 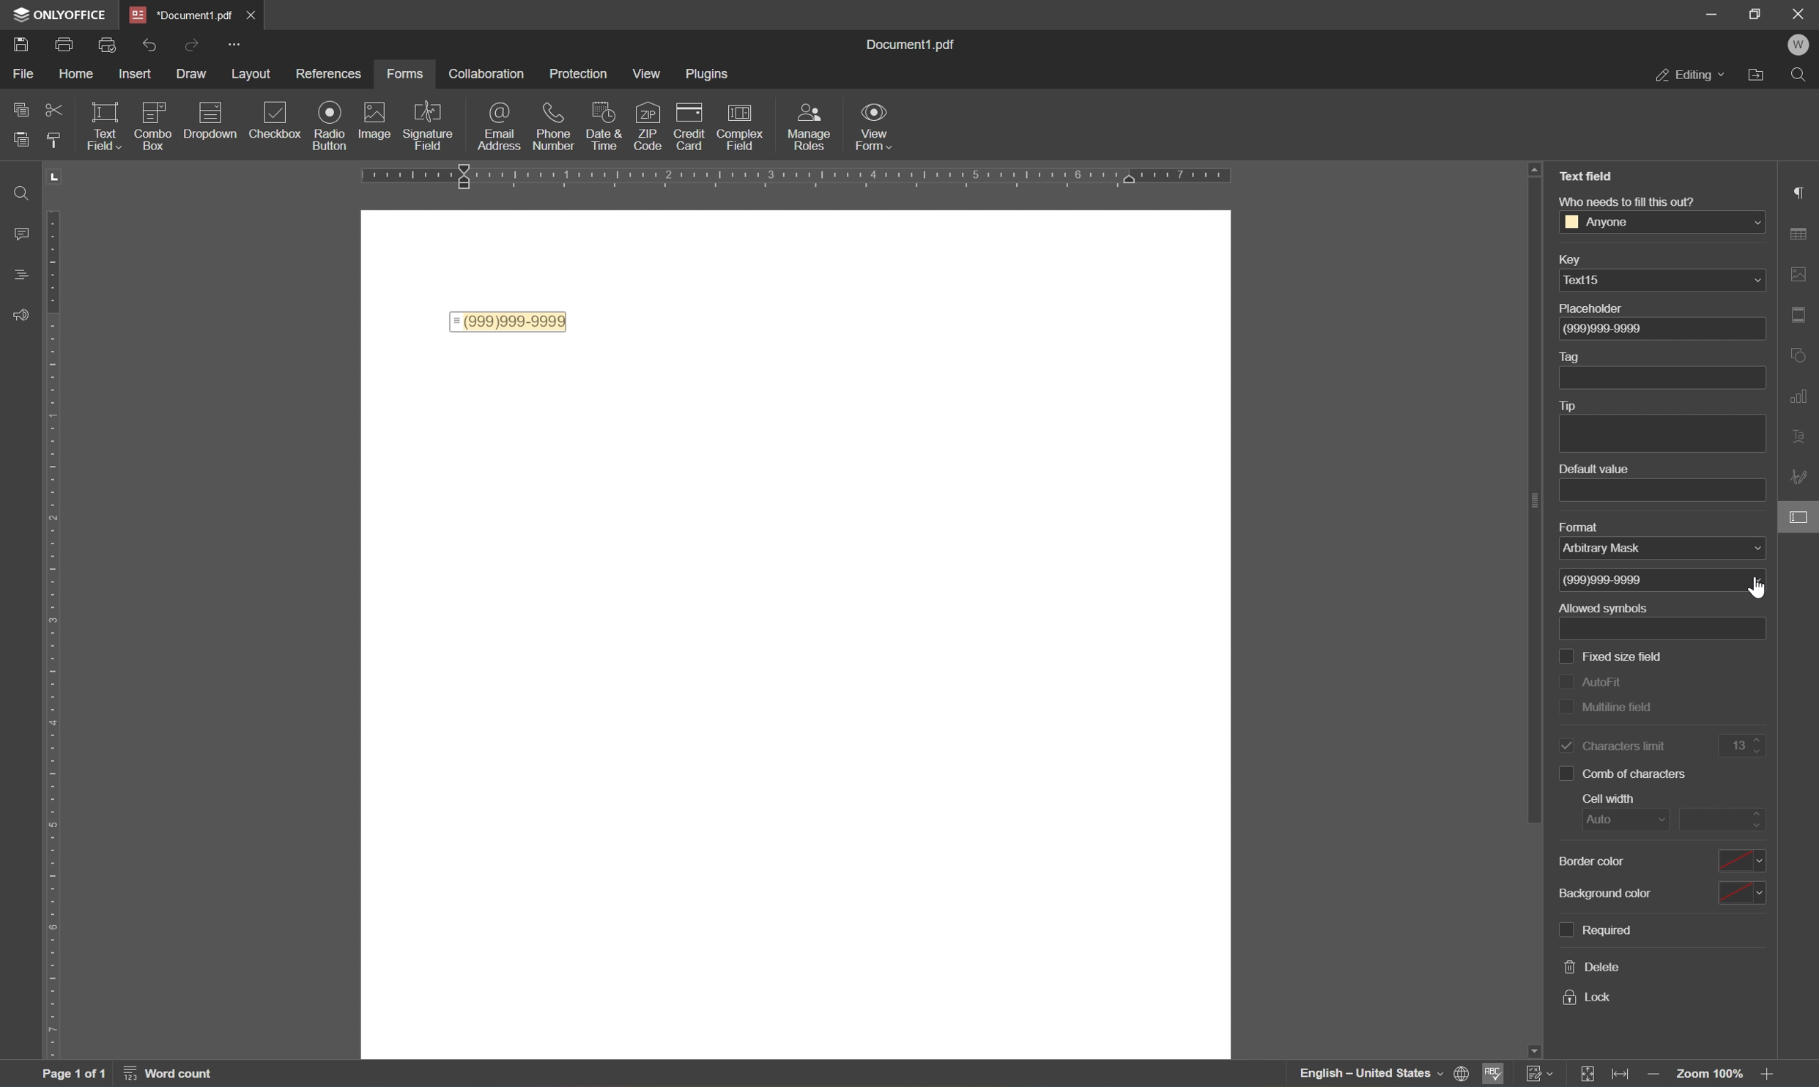 I want to click on zoom in, so click(x=1773, y=1076).